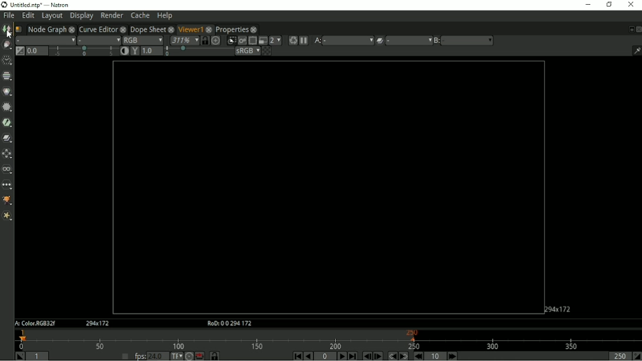  Describe the element at coordinates (98, 29) in the screenshot. I see `Curve Editor` at that location.